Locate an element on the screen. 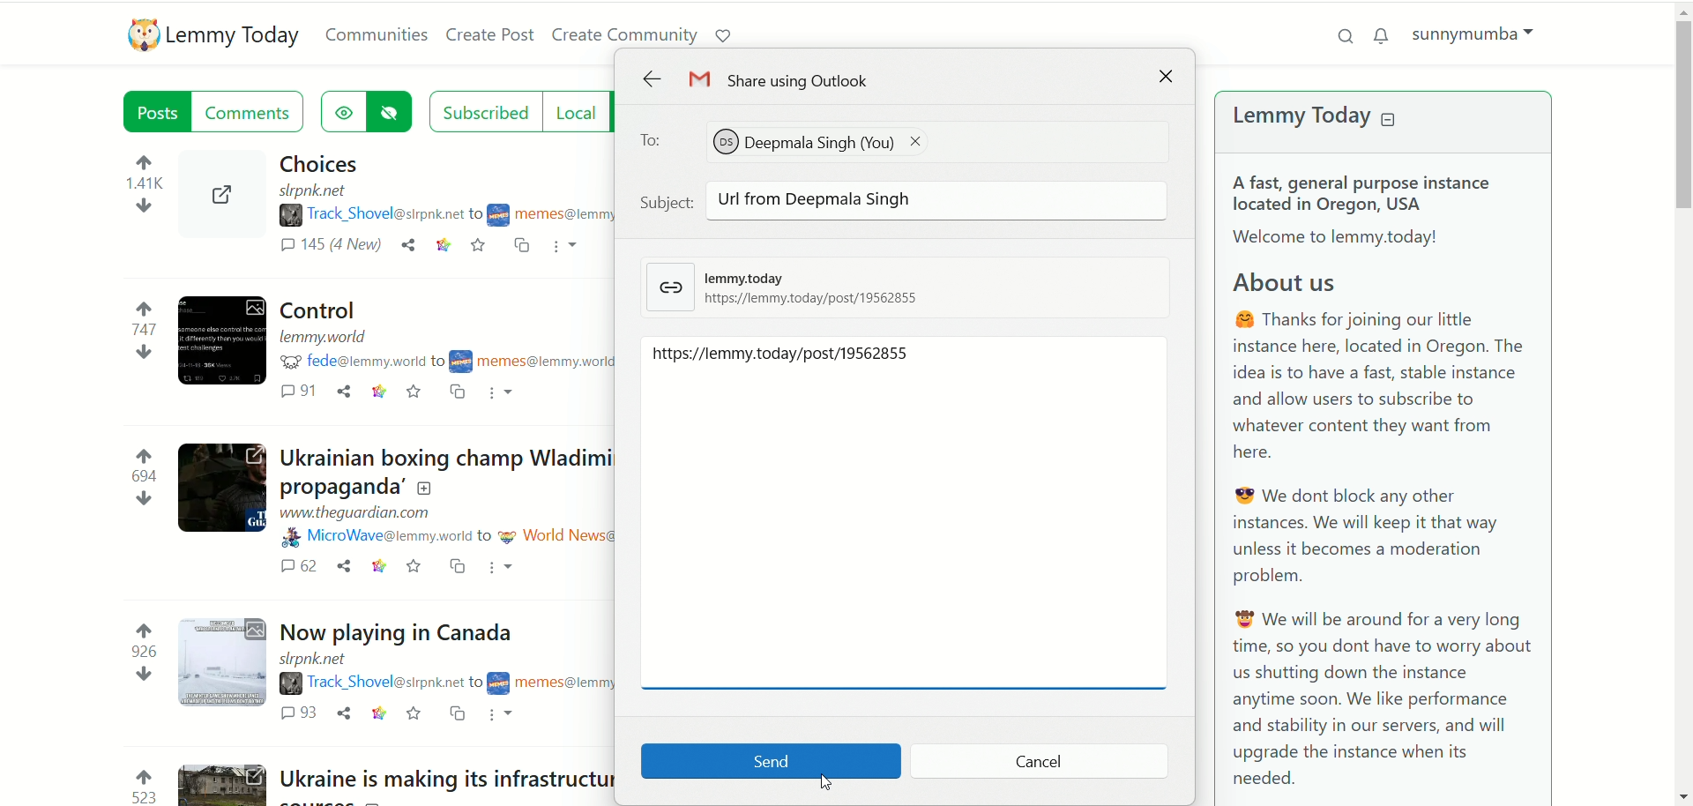  Expand the post with the image is located at coordinates (224, 340).